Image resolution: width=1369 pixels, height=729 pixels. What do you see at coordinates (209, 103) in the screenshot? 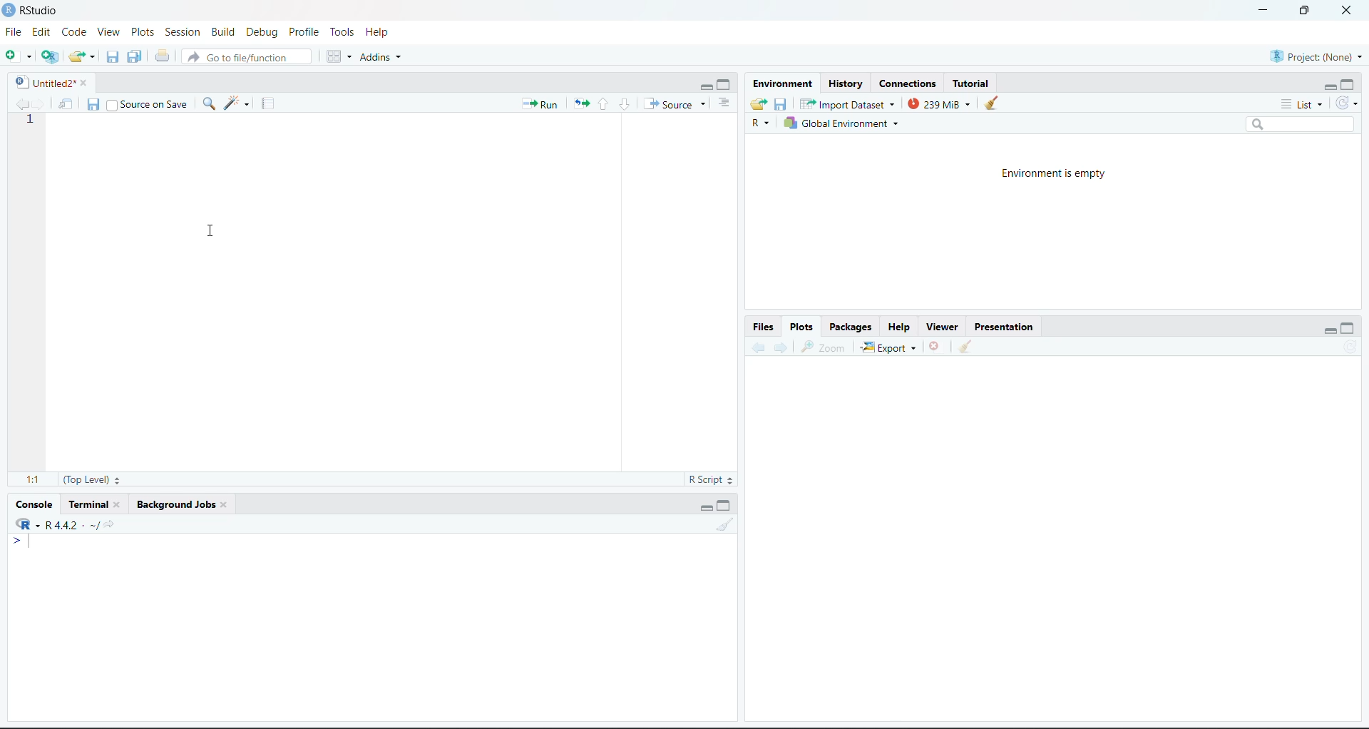
I see `Find/Replace` at bounding box center [209, 103].